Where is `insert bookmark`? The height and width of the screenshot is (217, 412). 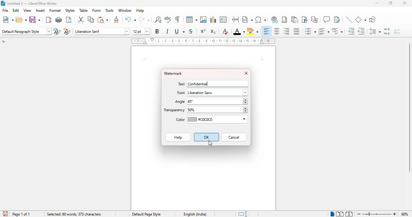 insert bookmark is located at coordinates (304, 20).